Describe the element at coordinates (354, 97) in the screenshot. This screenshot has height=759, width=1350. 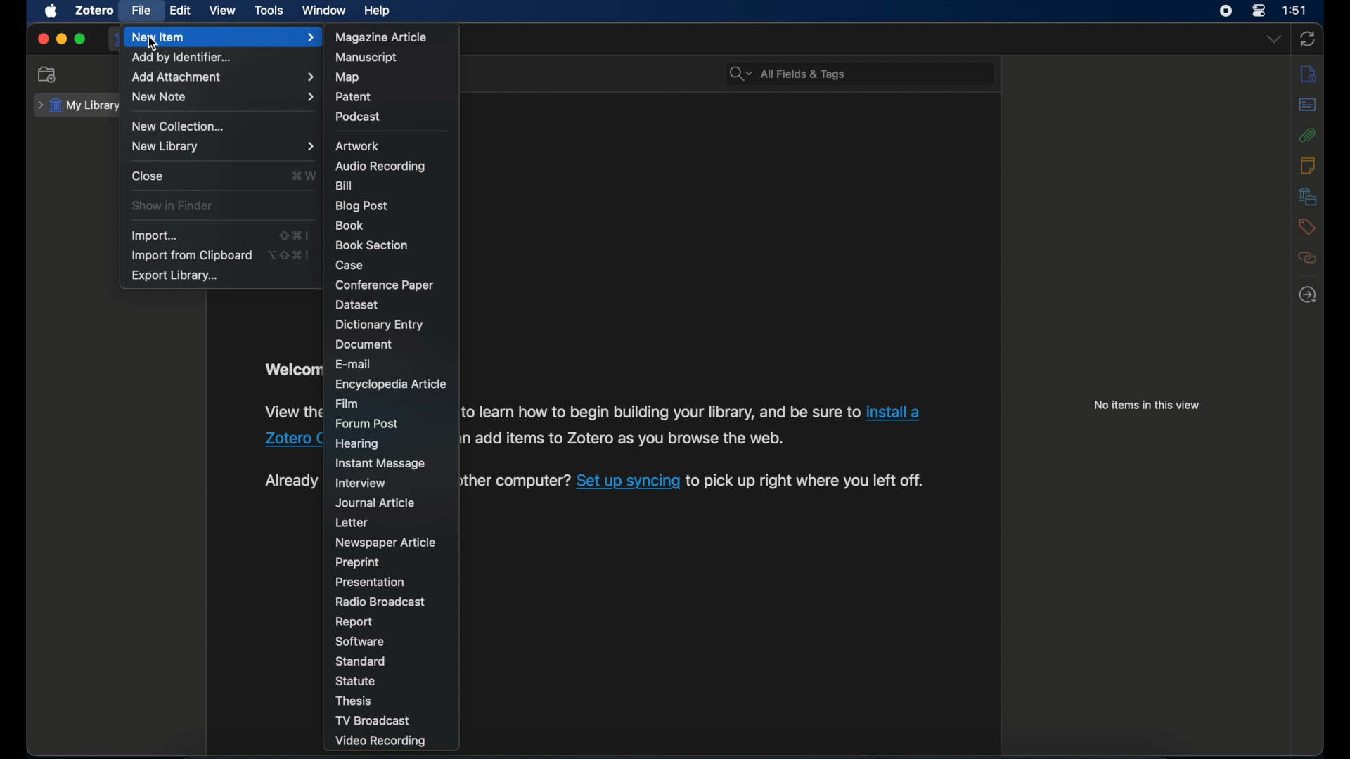
I see `patent` at that location.